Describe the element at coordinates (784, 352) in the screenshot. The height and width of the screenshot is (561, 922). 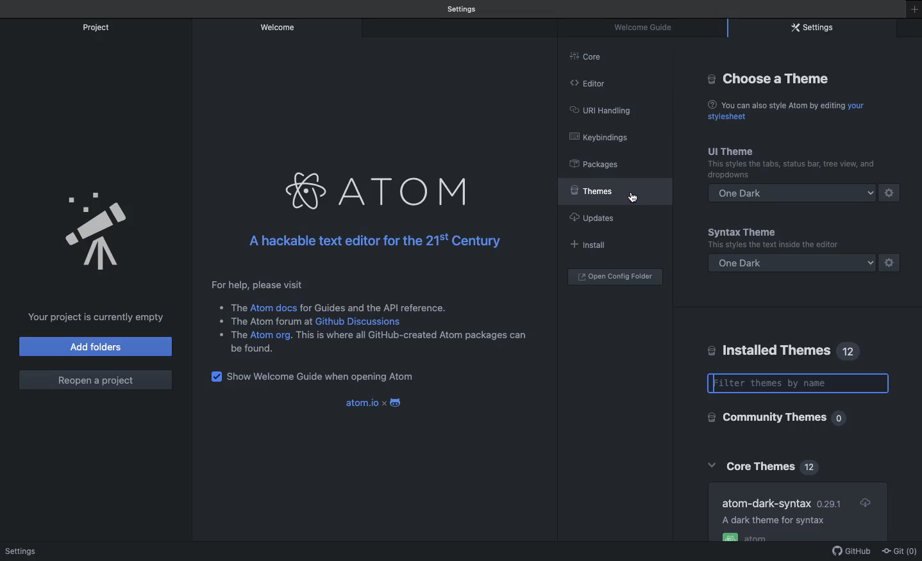
I see `Installed themes ` at that location.